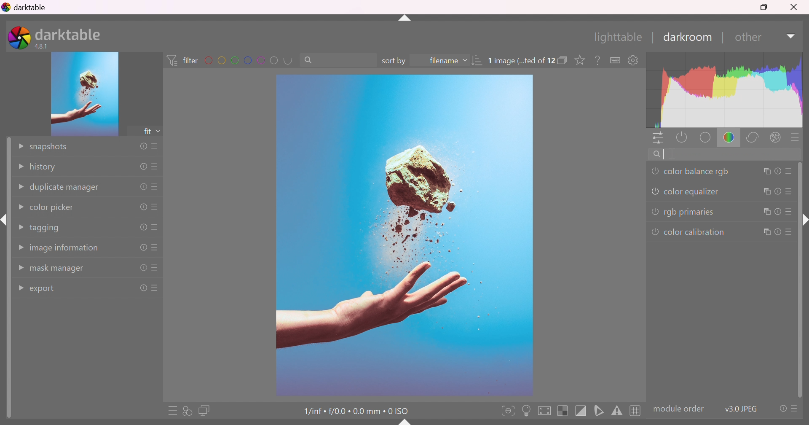  Describe the element at coordinates (679, 409) in the screenshot. I see `modulecolor` at that location.